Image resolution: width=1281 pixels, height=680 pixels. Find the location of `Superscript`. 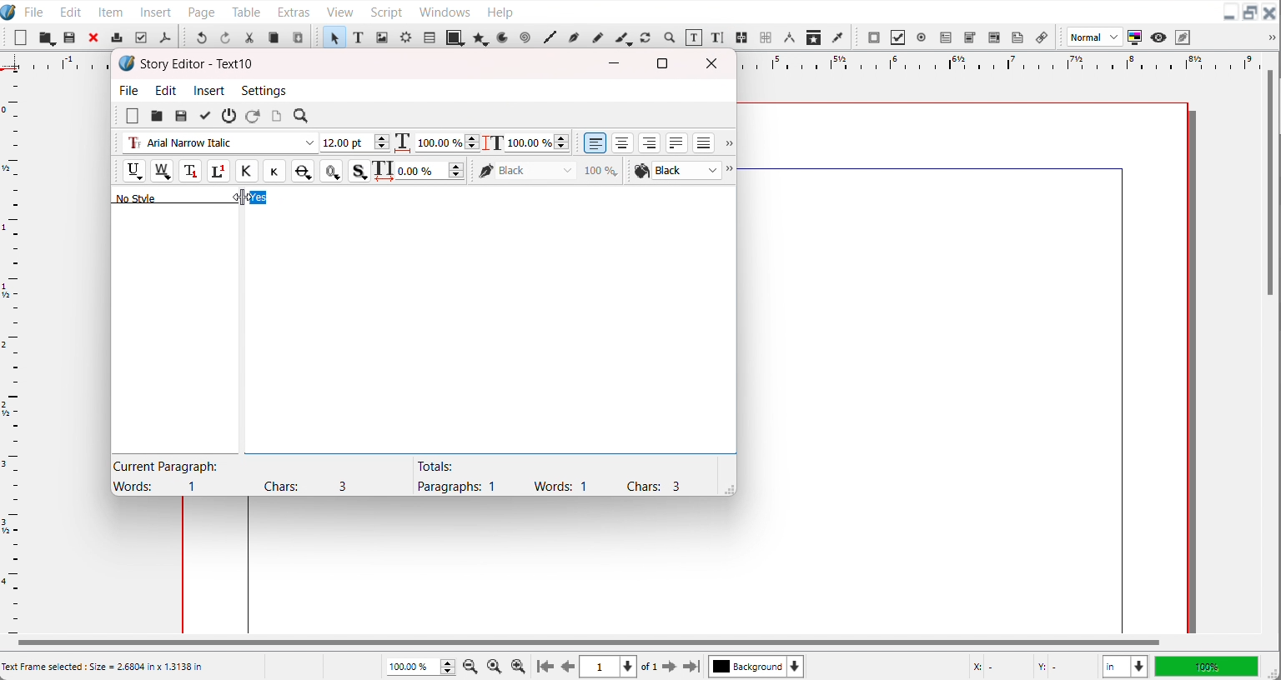

Superscript is located at coordinates (219, 172).